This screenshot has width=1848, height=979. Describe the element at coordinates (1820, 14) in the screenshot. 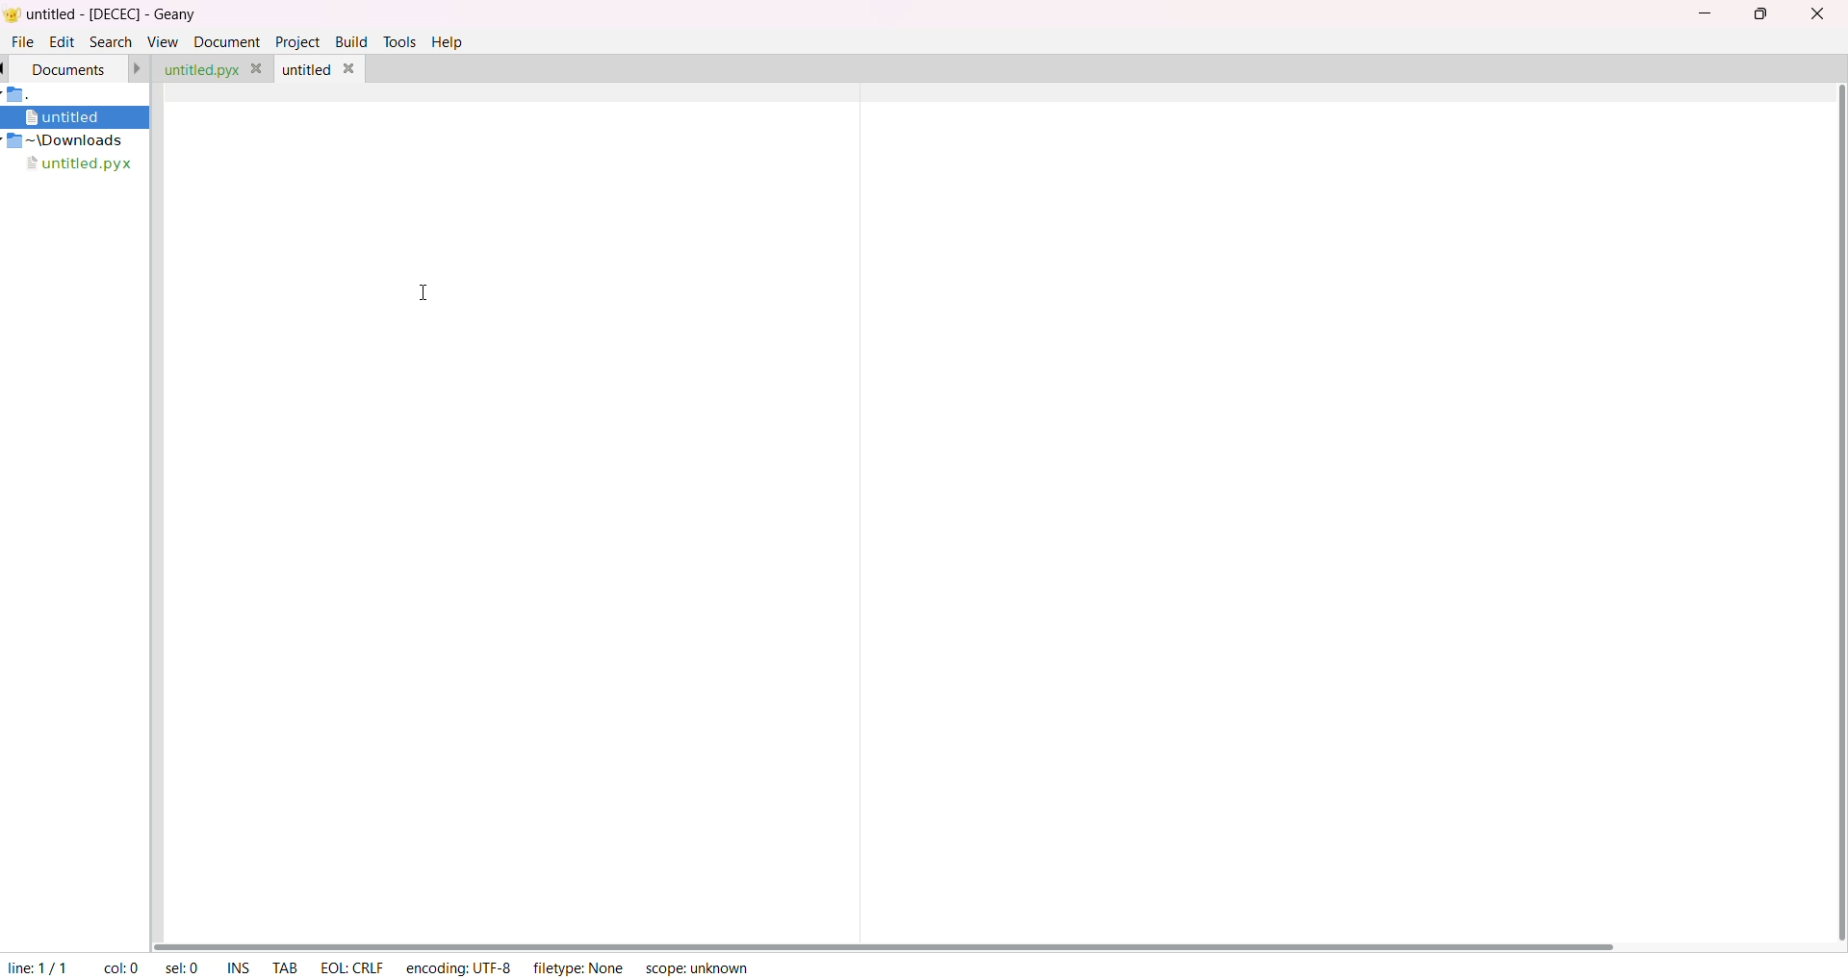

I see `close` at that location.